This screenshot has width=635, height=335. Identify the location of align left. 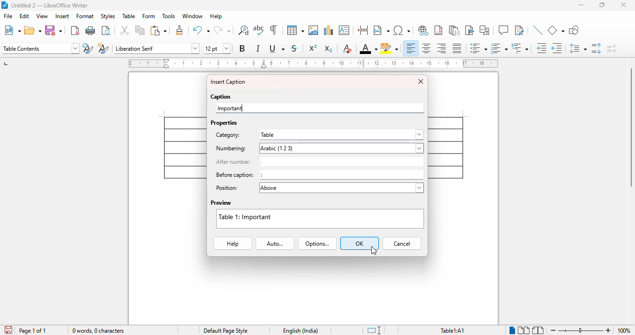
(411, 48).